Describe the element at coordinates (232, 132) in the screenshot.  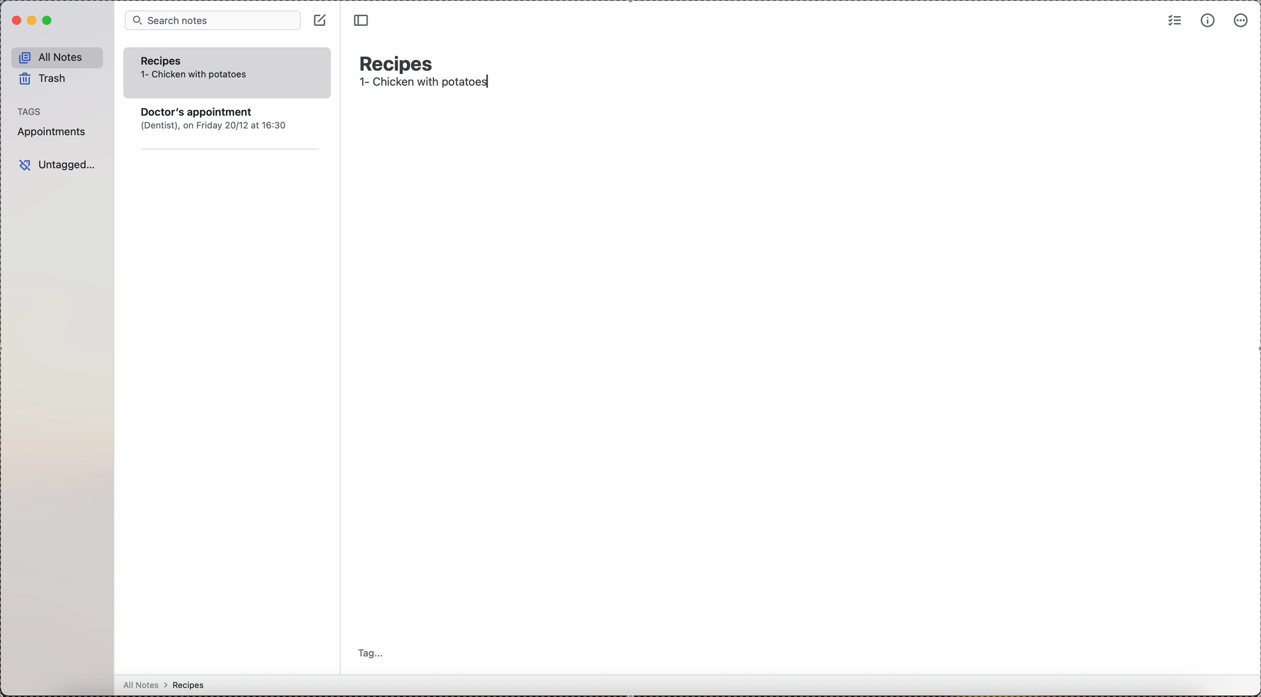
I see `note` at that location.